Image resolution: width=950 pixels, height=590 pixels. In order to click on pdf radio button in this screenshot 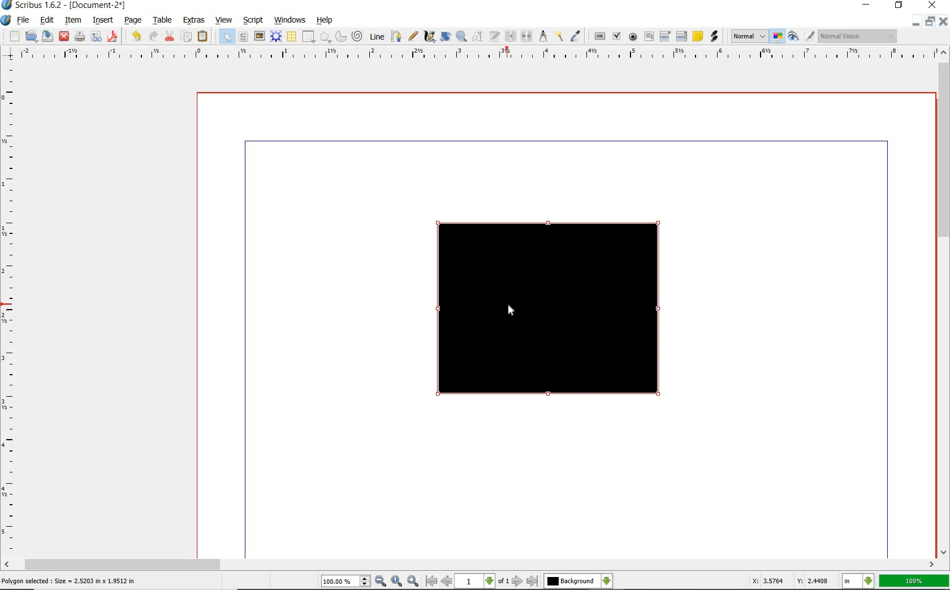, I will do `click(631, 37)`.